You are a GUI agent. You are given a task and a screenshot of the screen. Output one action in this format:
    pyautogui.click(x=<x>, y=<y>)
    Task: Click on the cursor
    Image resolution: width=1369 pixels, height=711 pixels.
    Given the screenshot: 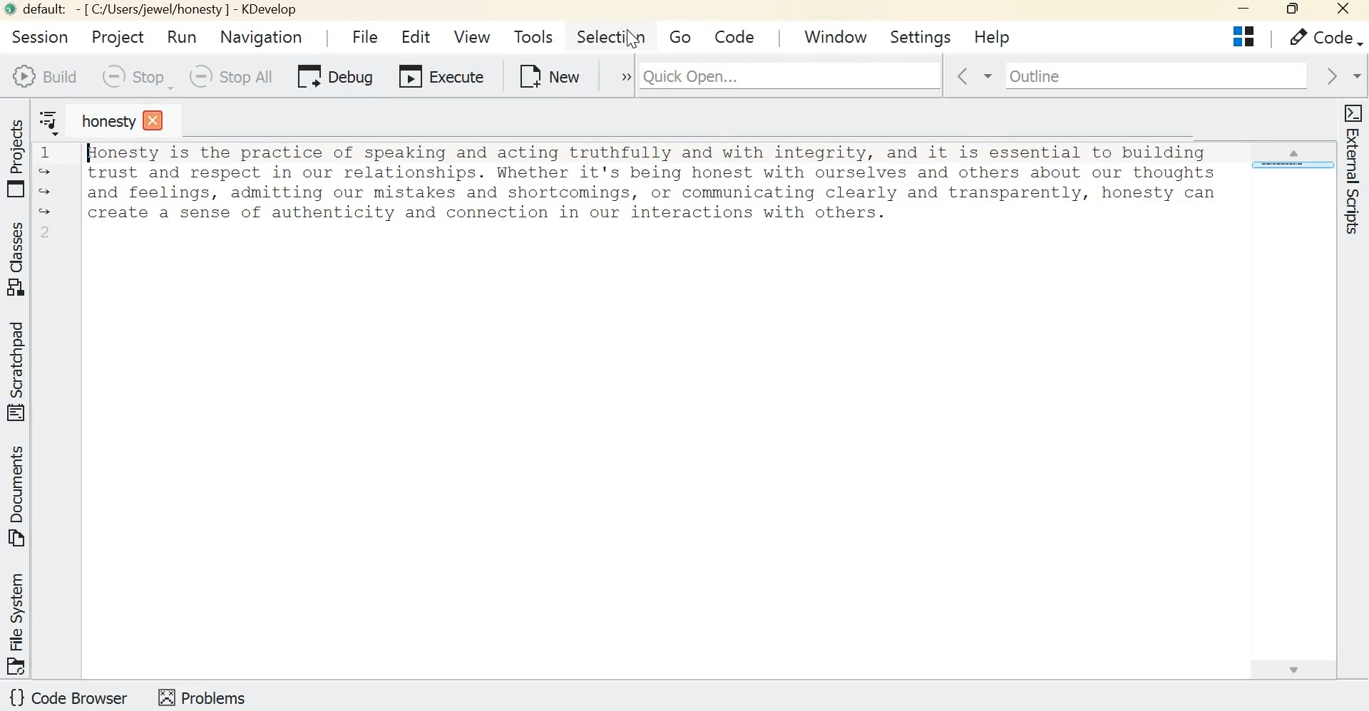 What is the action you would take?
    pyautogui.click(x=632, y=38)
    